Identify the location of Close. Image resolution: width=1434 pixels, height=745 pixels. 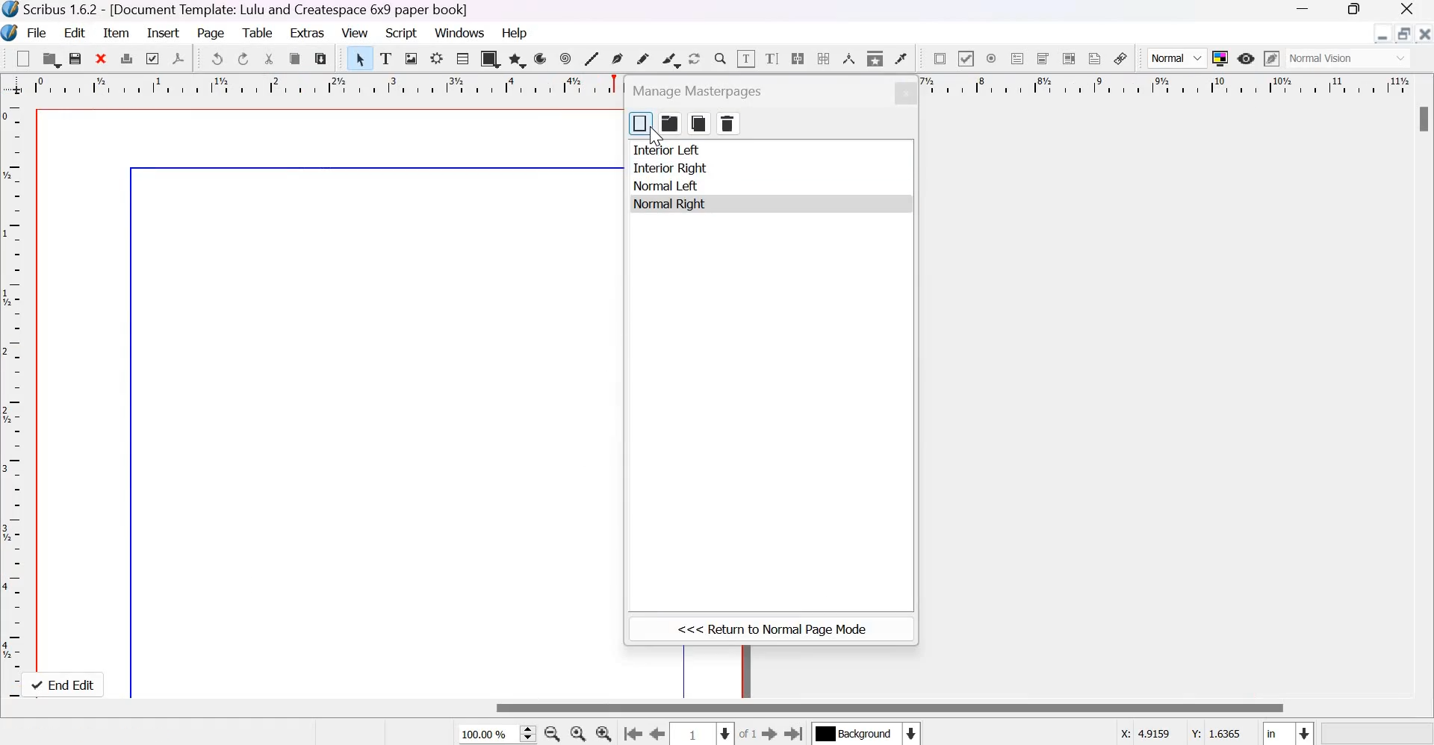
(1425, 34).